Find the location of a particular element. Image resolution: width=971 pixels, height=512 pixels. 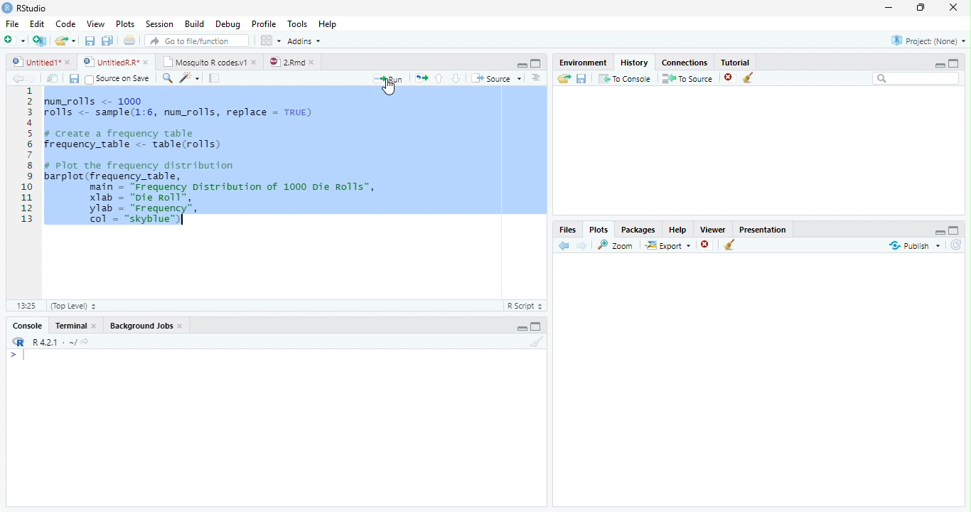

Refresh List is located at coordinates (955, 245).